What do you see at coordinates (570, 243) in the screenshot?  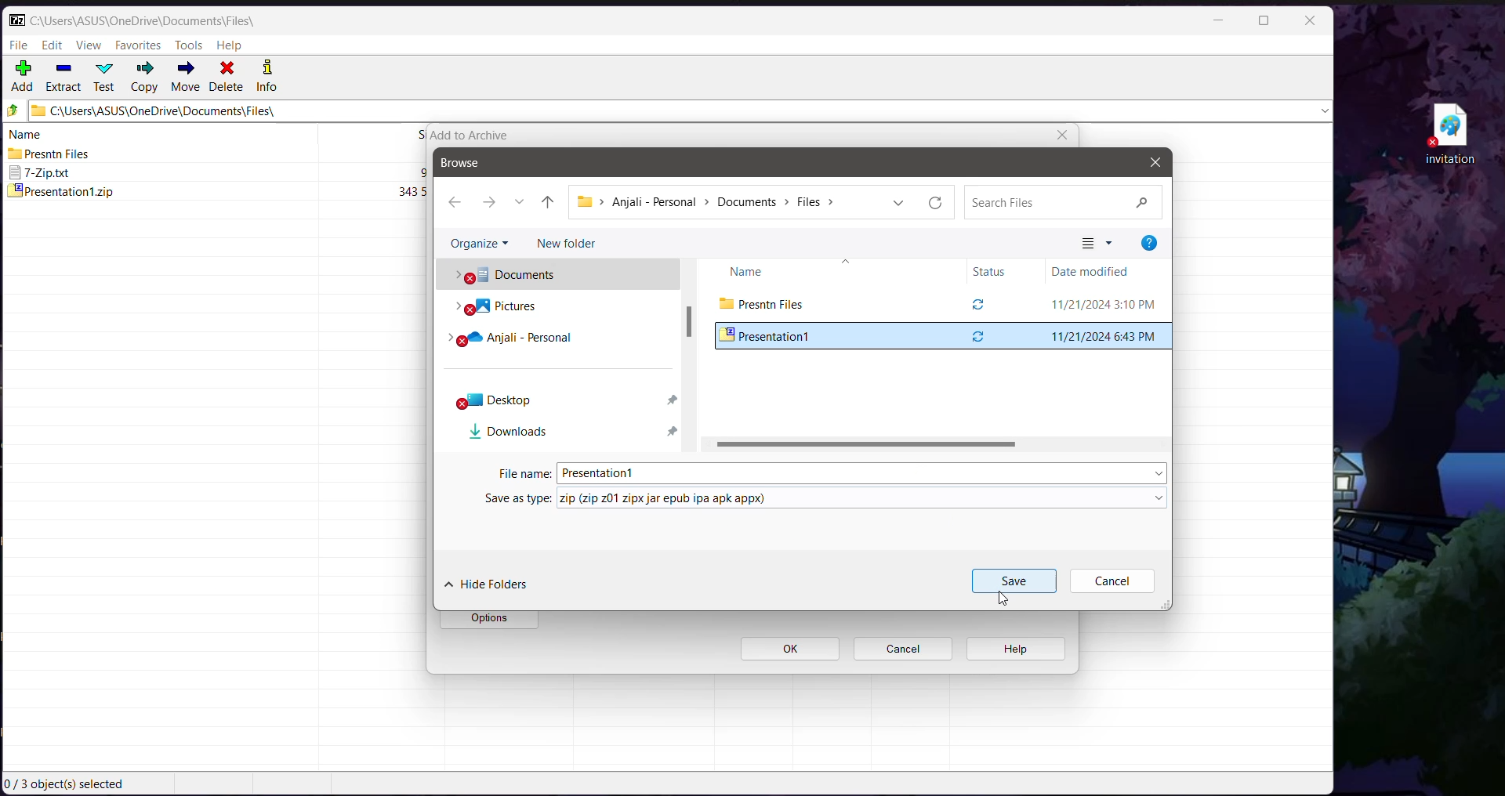 I see `New Folder` at bounding box center [570, 243].